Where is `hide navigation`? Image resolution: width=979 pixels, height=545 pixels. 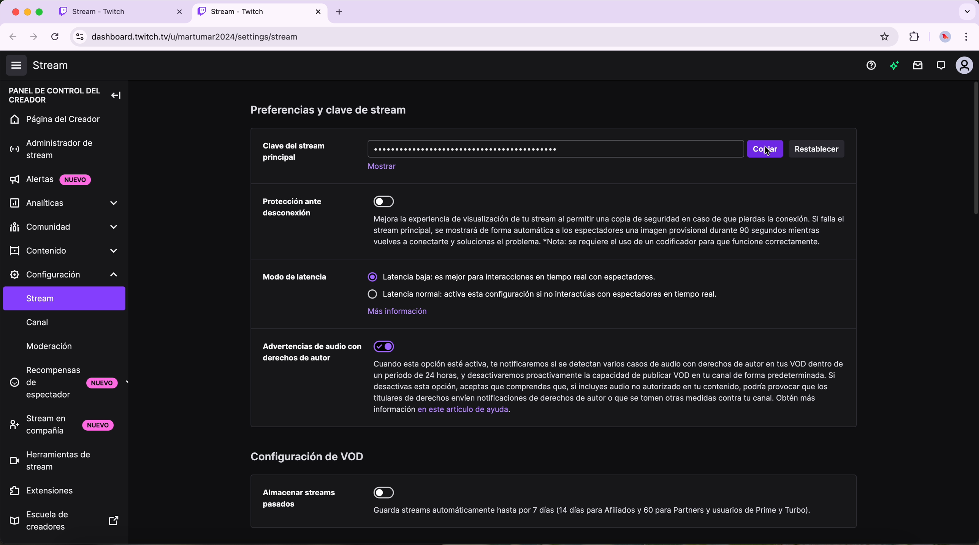
hide navigation is located at coordinates (14, 65).